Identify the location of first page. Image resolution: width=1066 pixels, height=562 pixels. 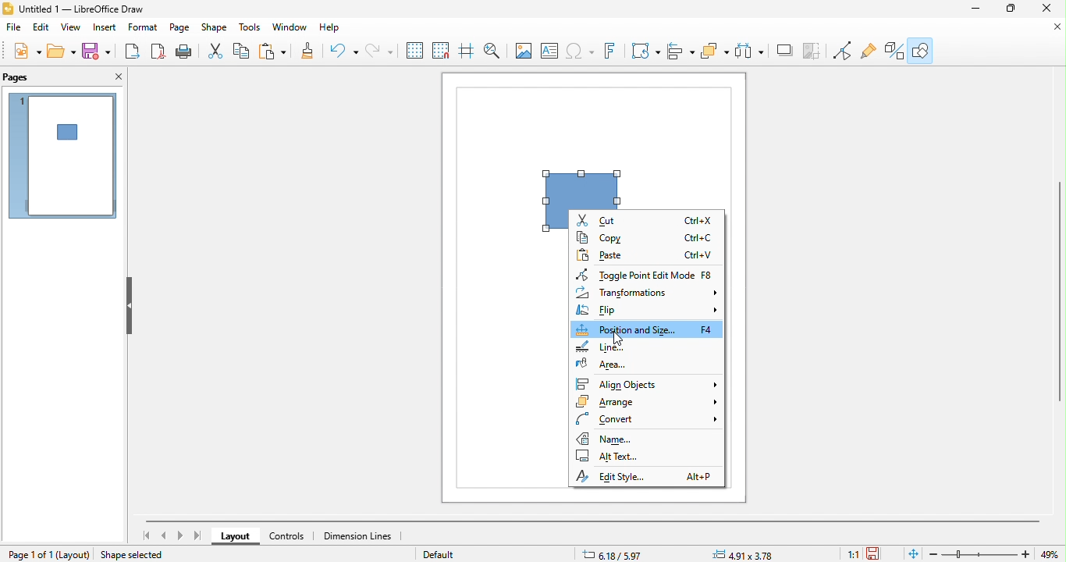
(146, 535).